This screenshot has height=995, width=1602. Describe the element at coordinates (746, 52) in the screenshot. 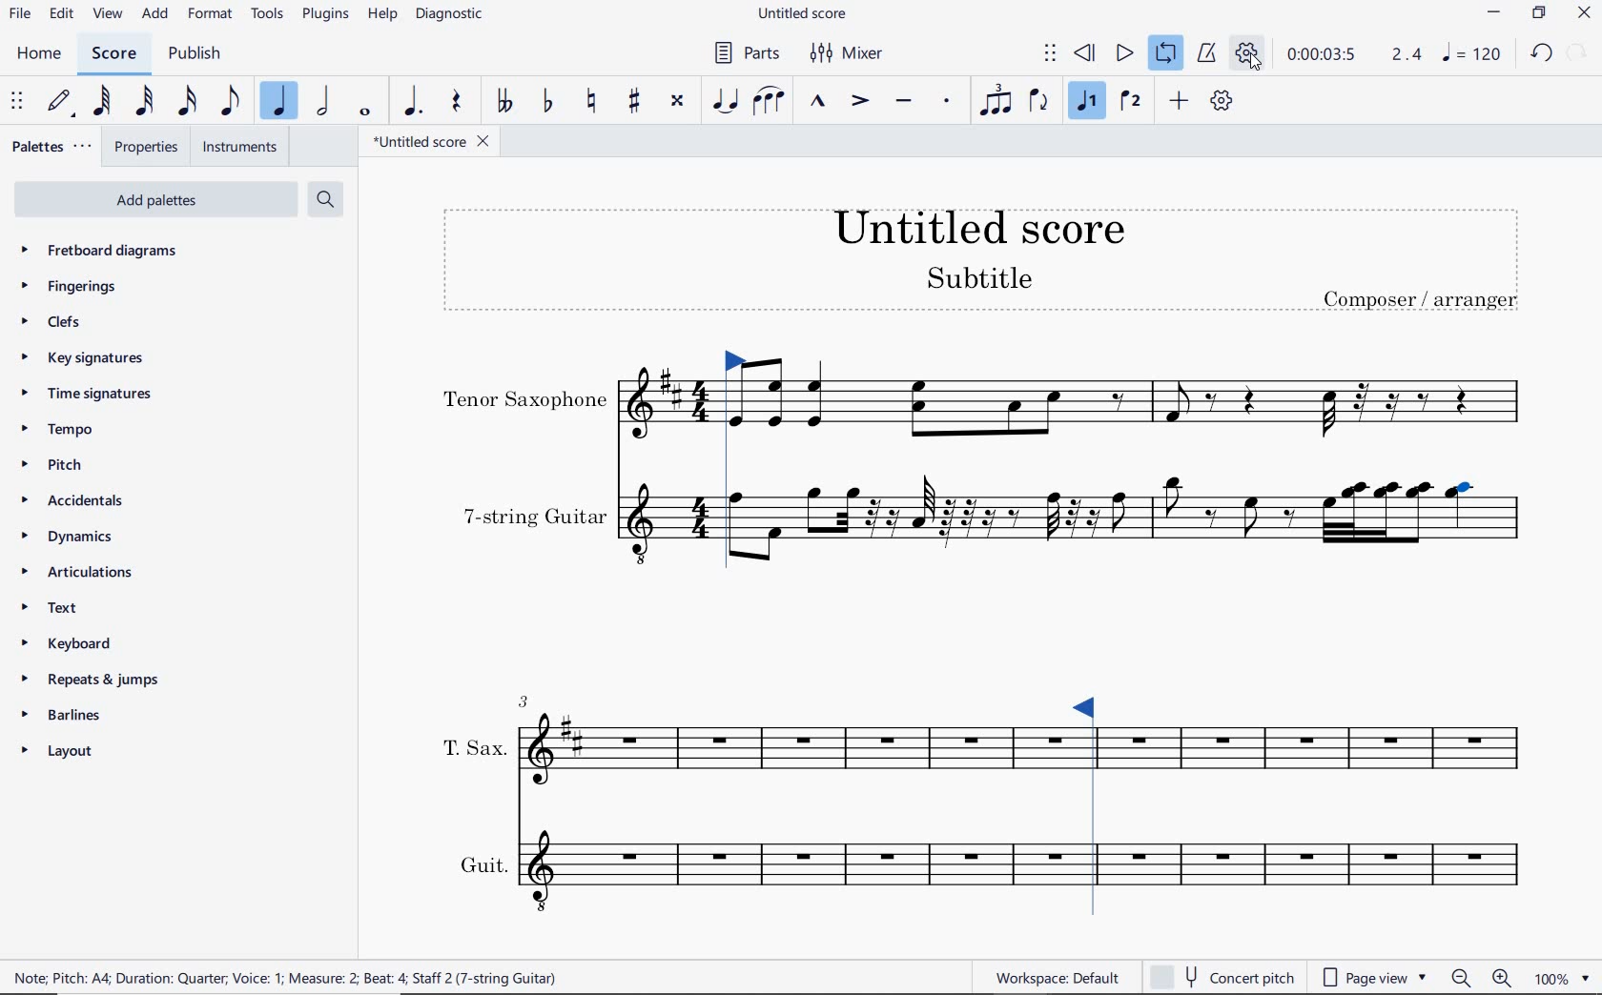

I see `PARTS` at that location.